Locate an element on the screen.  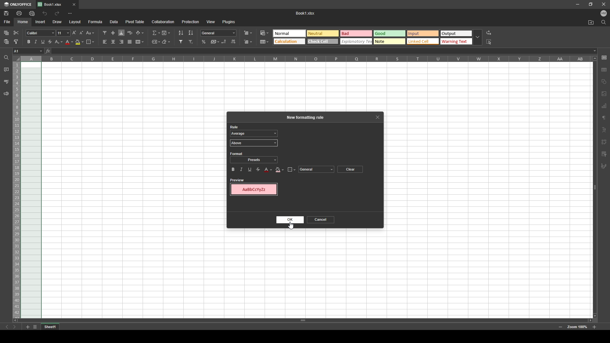
format as table template is located at coordinates (265, 42).